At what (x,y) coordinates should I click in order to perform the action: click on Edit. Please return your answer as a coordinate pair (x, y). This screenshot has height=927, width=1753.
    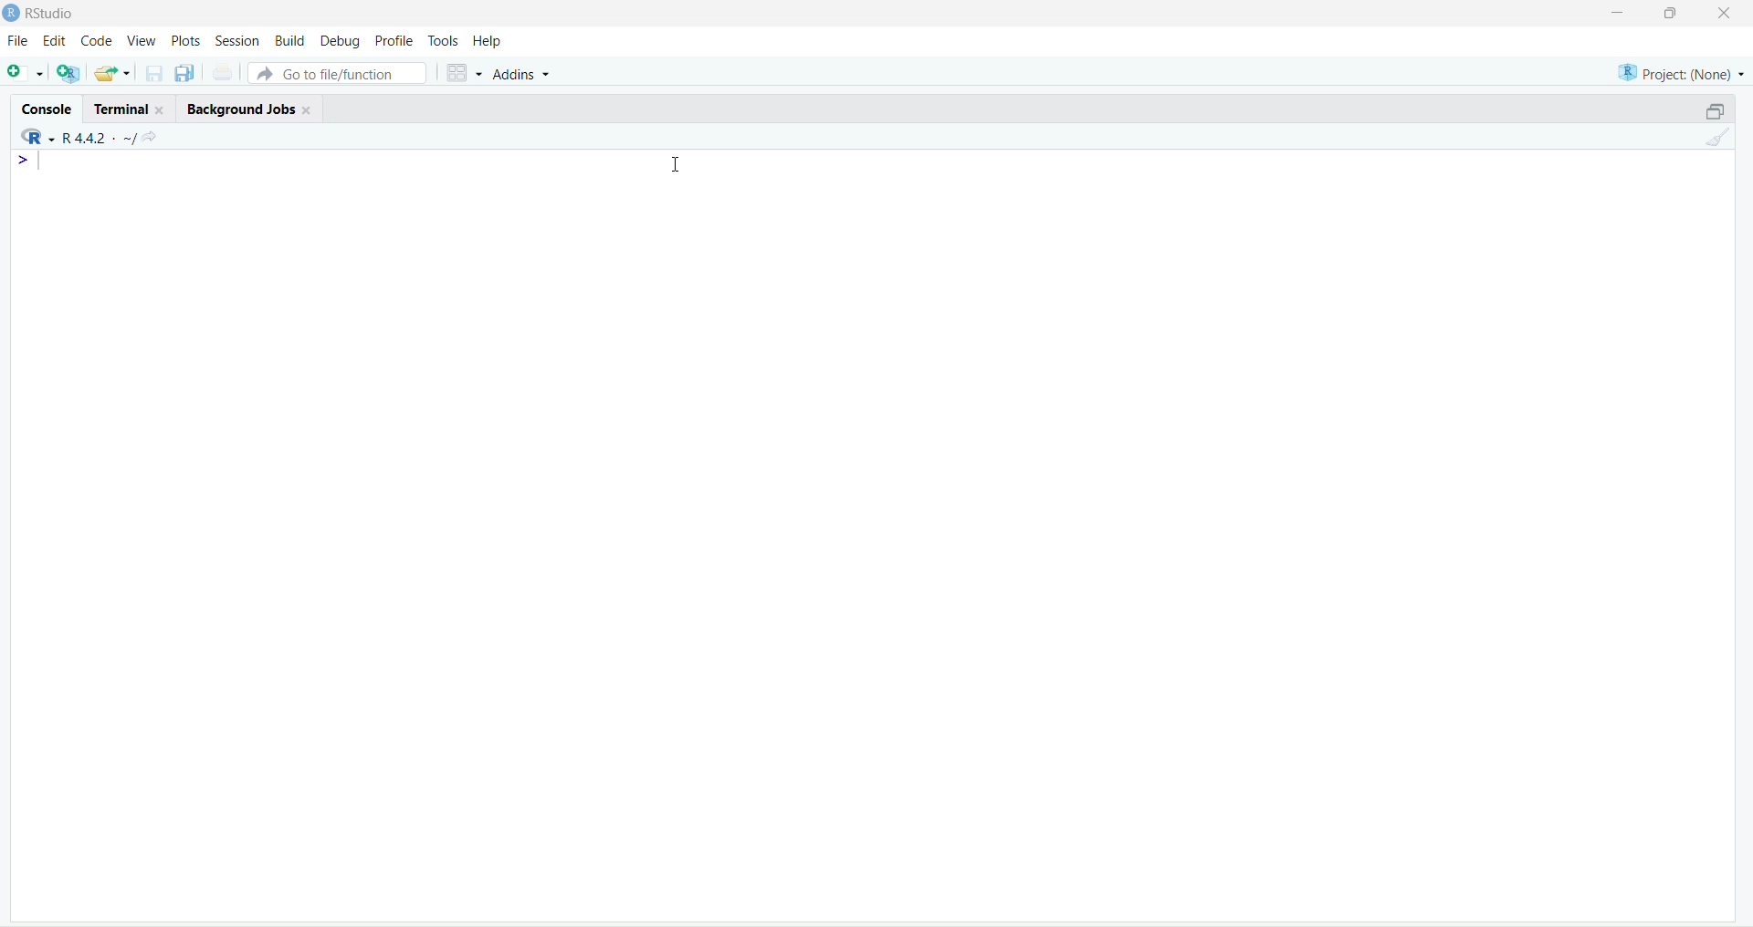
    Looking at the image, I should click on (55, 40).